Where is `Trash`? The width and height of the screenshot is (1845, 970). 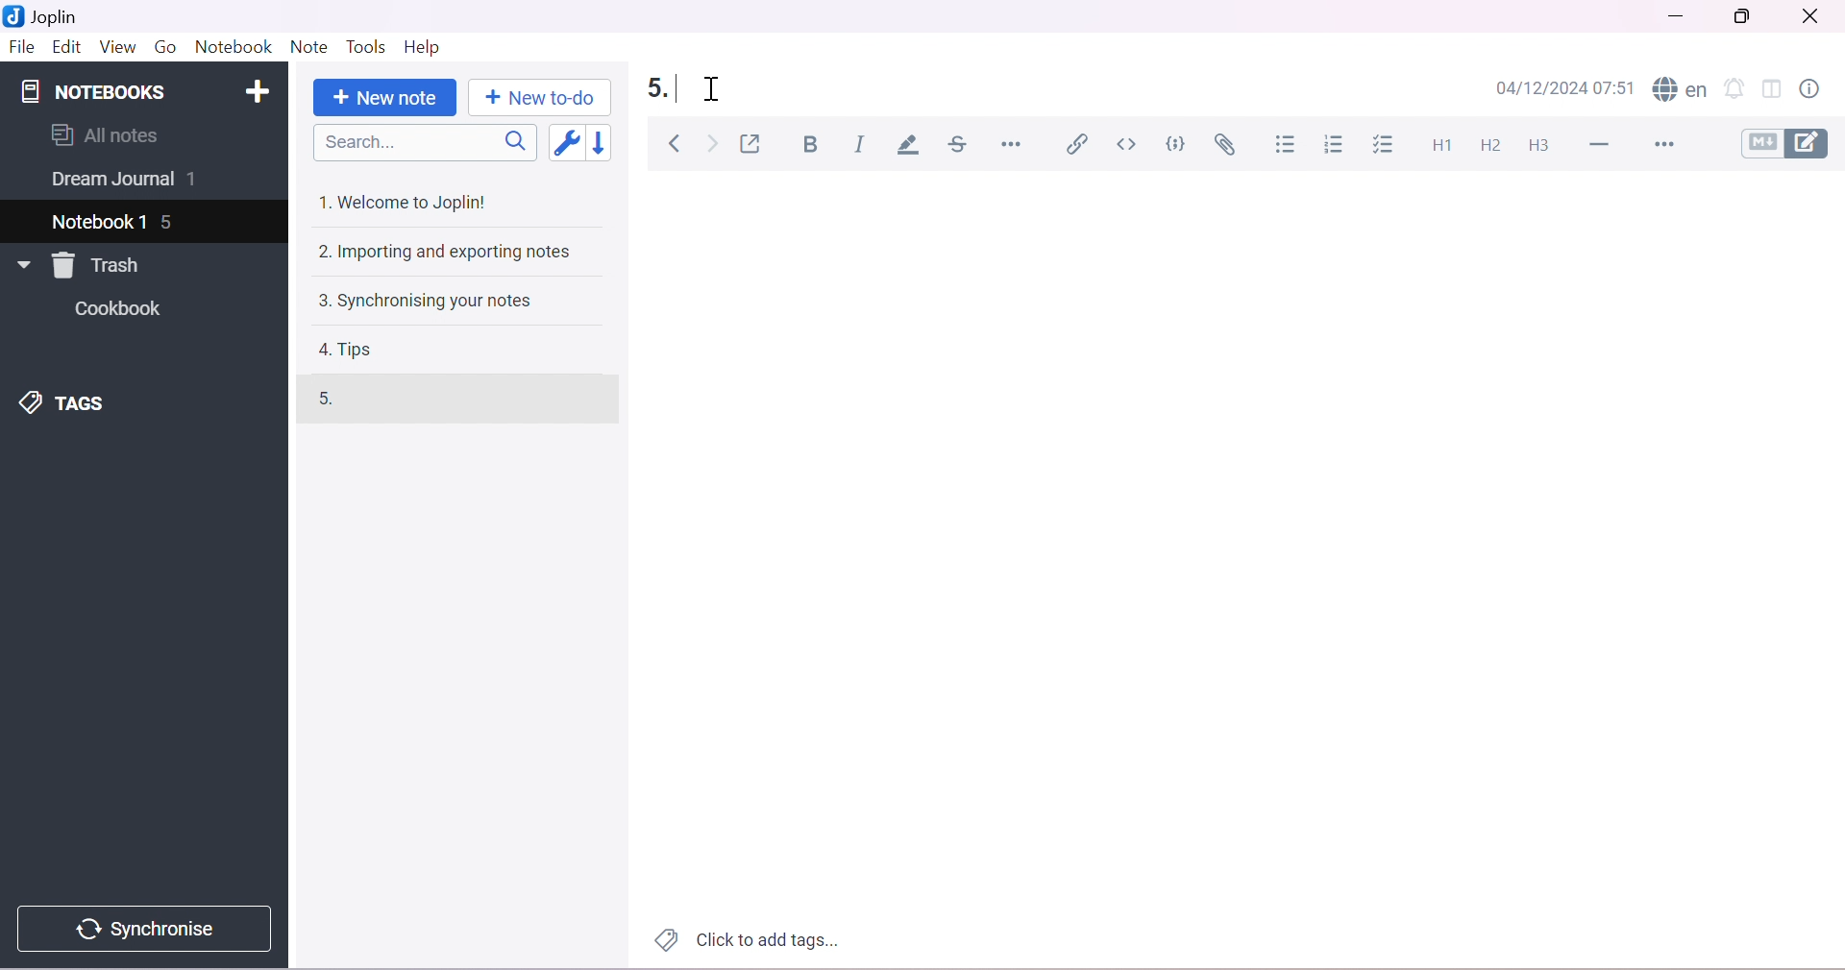 Trash is located at coordinates (102, 265).